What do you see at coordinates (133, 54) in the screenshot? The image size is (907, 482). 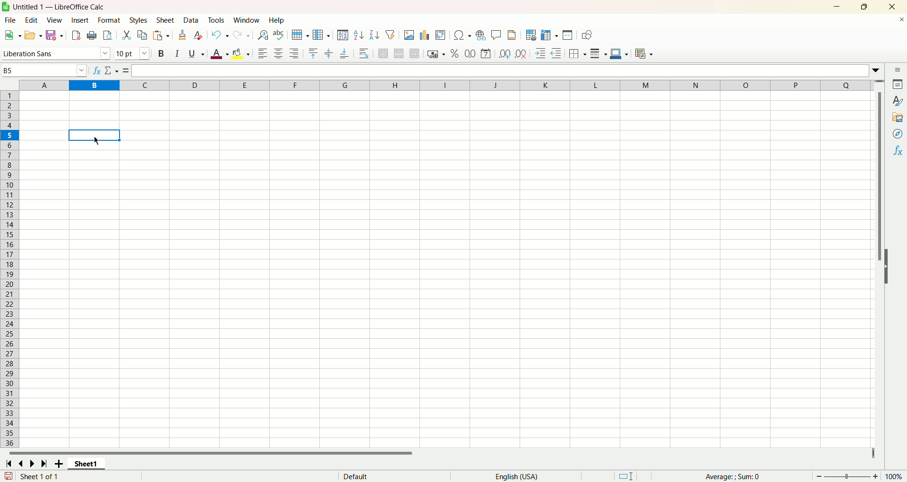 I see `font size` at bounding box center [133, 54].